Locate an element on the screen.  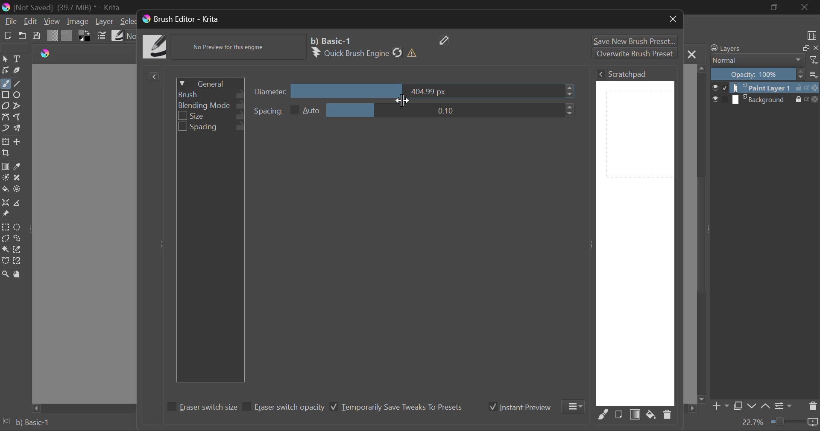
Show Presets is located at coordinates (154, 77).